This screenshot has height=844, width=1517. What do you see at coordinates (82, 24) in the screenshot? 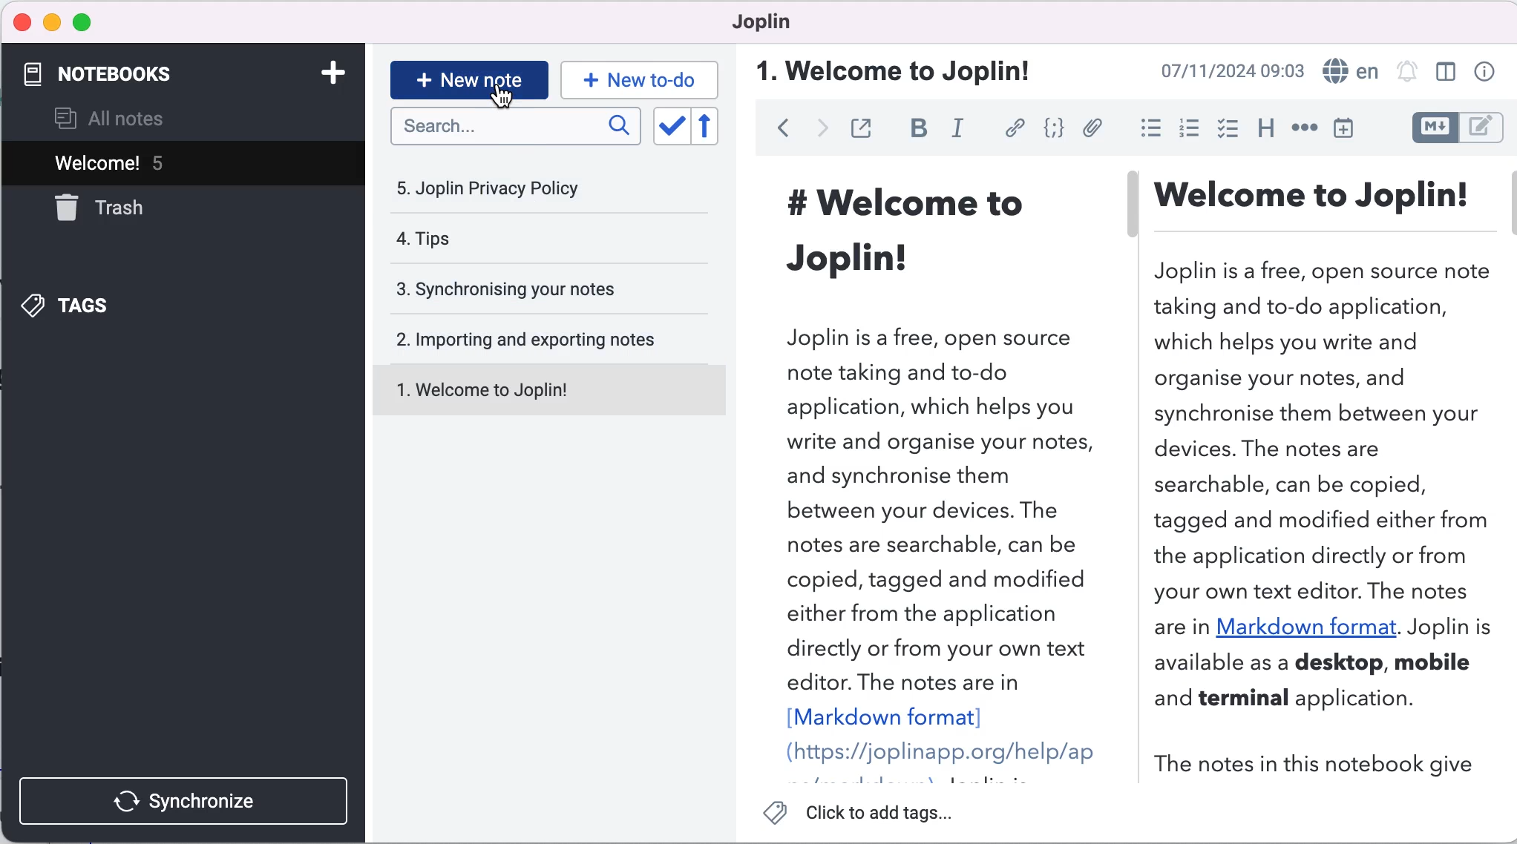
I see `maximize` at bounding box center [82, 24].